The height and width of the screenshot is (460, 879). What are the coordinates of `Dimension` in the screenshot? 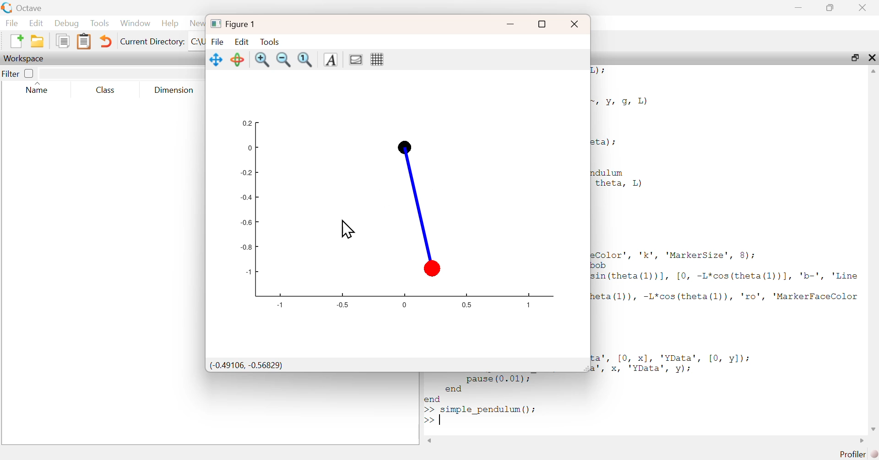 It's located at (174, 91).